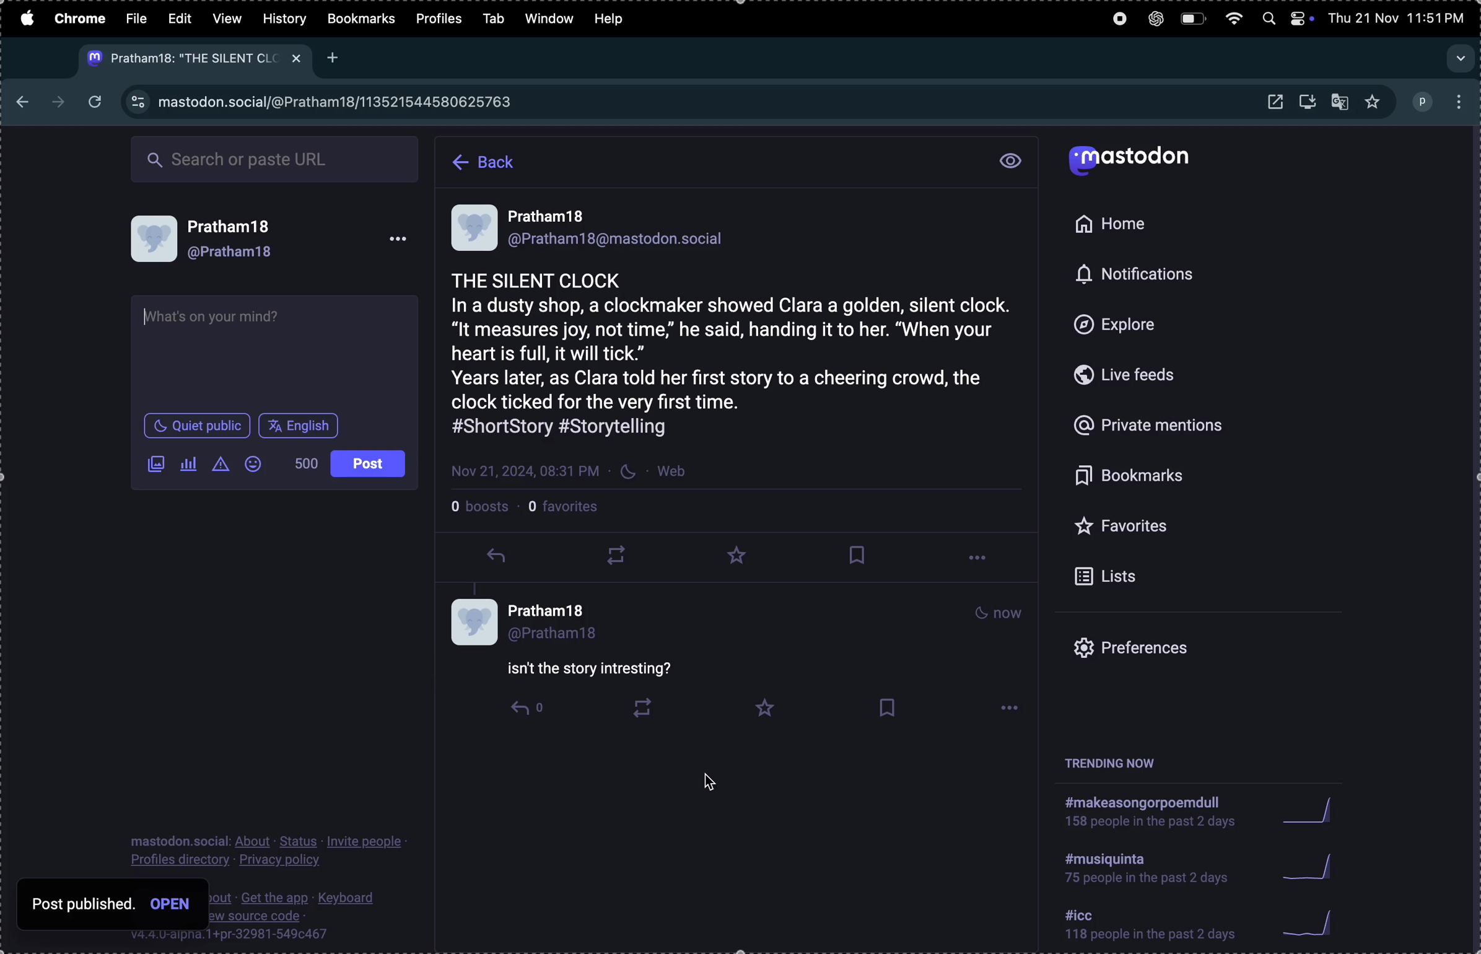 The height and width of the screenshot is (954, 1481). What do you see at coordinates (58, 99) in the screenshot?
I see `next page` at bounding box center [58, 99].